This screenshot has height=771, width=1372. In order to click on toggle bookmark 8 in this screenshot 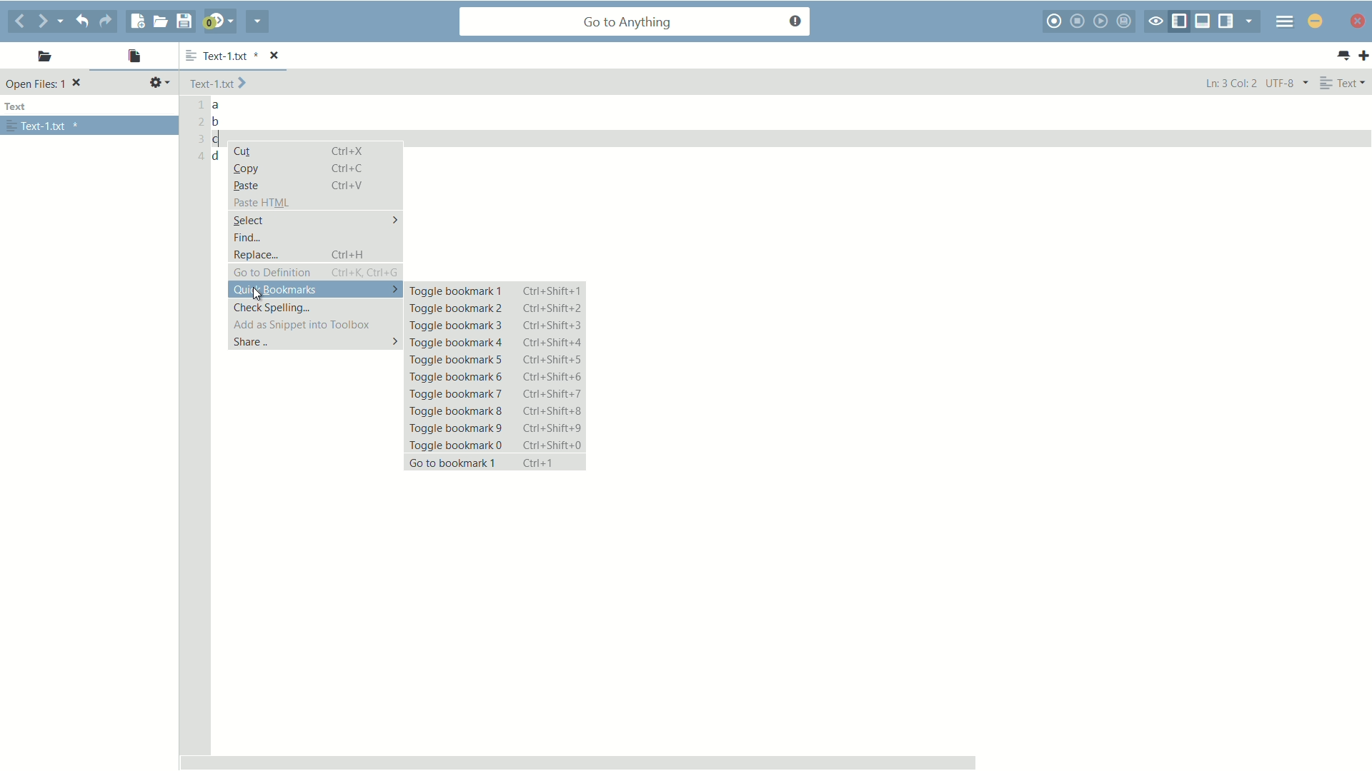, I will do `click(497, 410)`.